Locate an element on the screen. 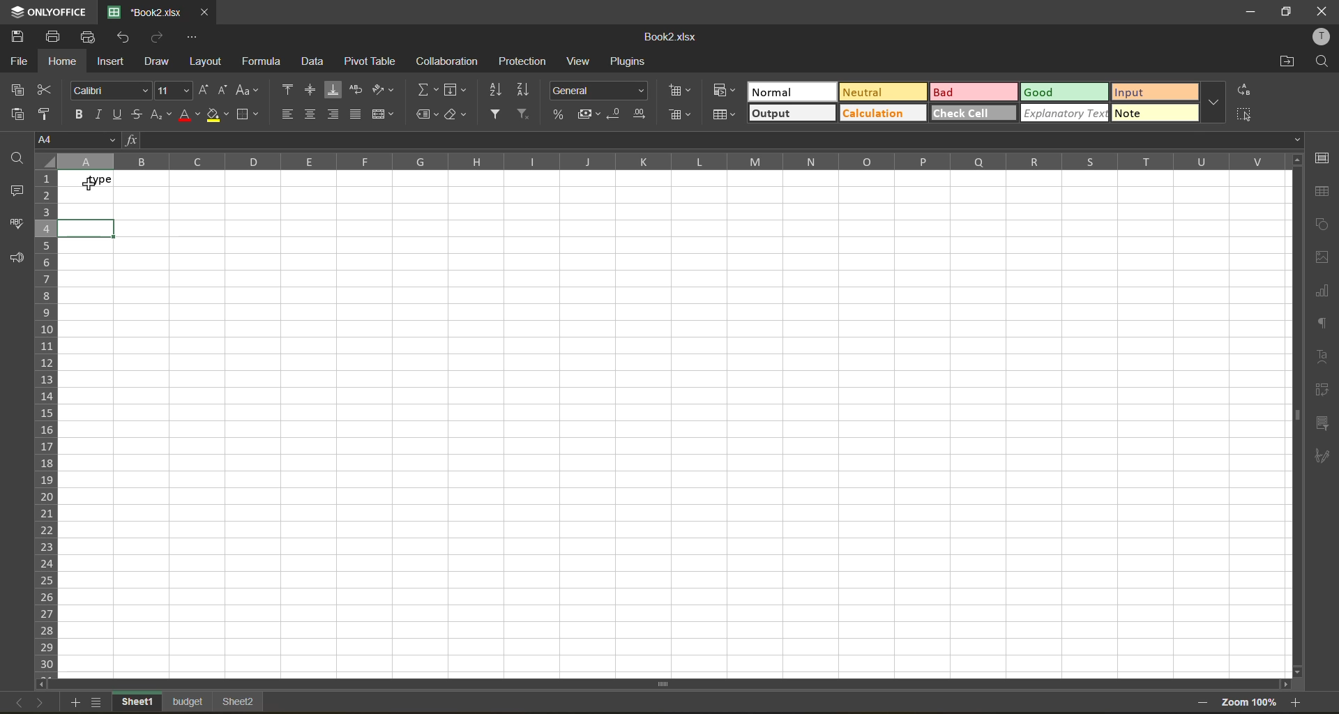 The height and width of the screenshot is (714, 1339). justified is located at coordinates (356, 114).